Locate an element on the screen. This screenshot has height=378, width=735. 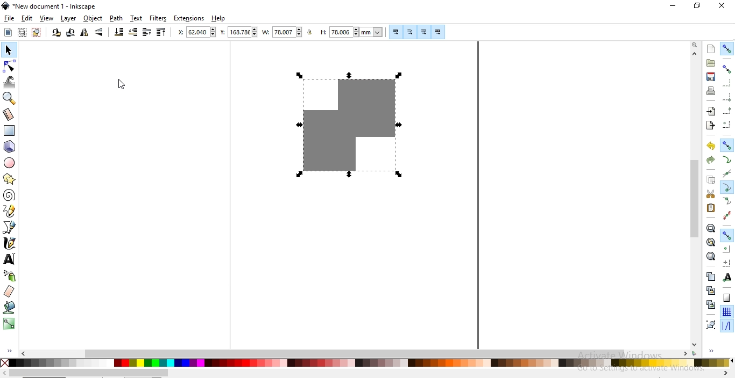
filters is located at coordinates (158, 19).